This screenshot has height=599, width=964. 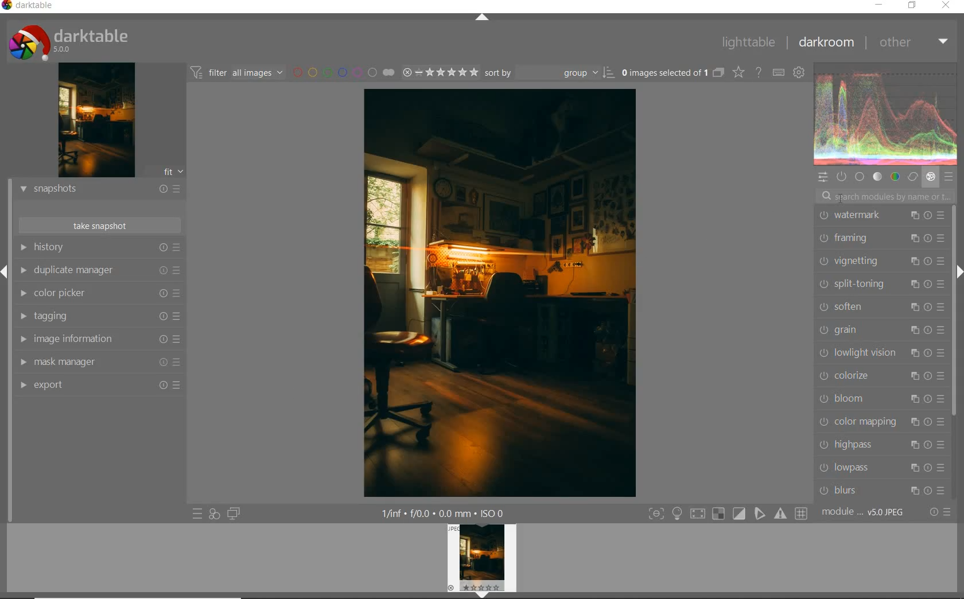 What do you see at coordinates (344, 73) in the screenshot?
I see `filter by image color` at bounding box center [344, 73].